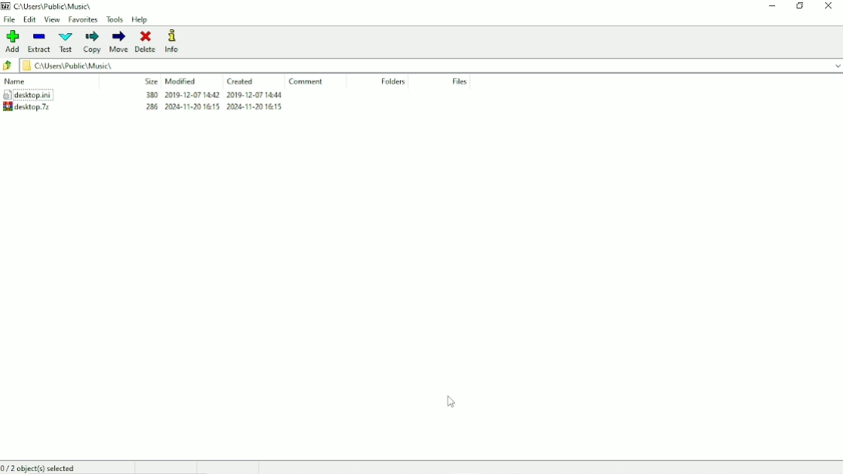 This screenshot has width=843, height=474. What do you see at coordinates (308, 82) in the screenshot?
I see `Comment` at bounding box center [308, 82].